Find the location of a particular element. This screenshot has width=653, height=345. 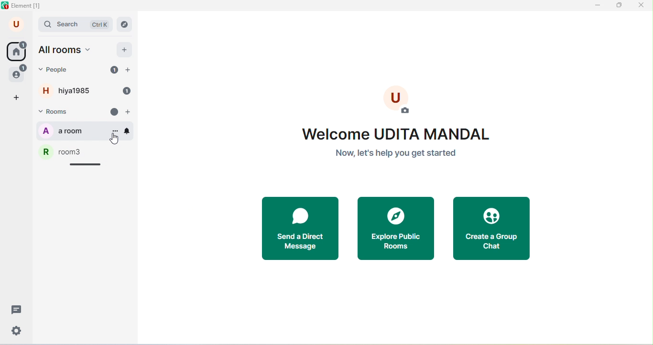

cursor is located at coordinates (115, 138).